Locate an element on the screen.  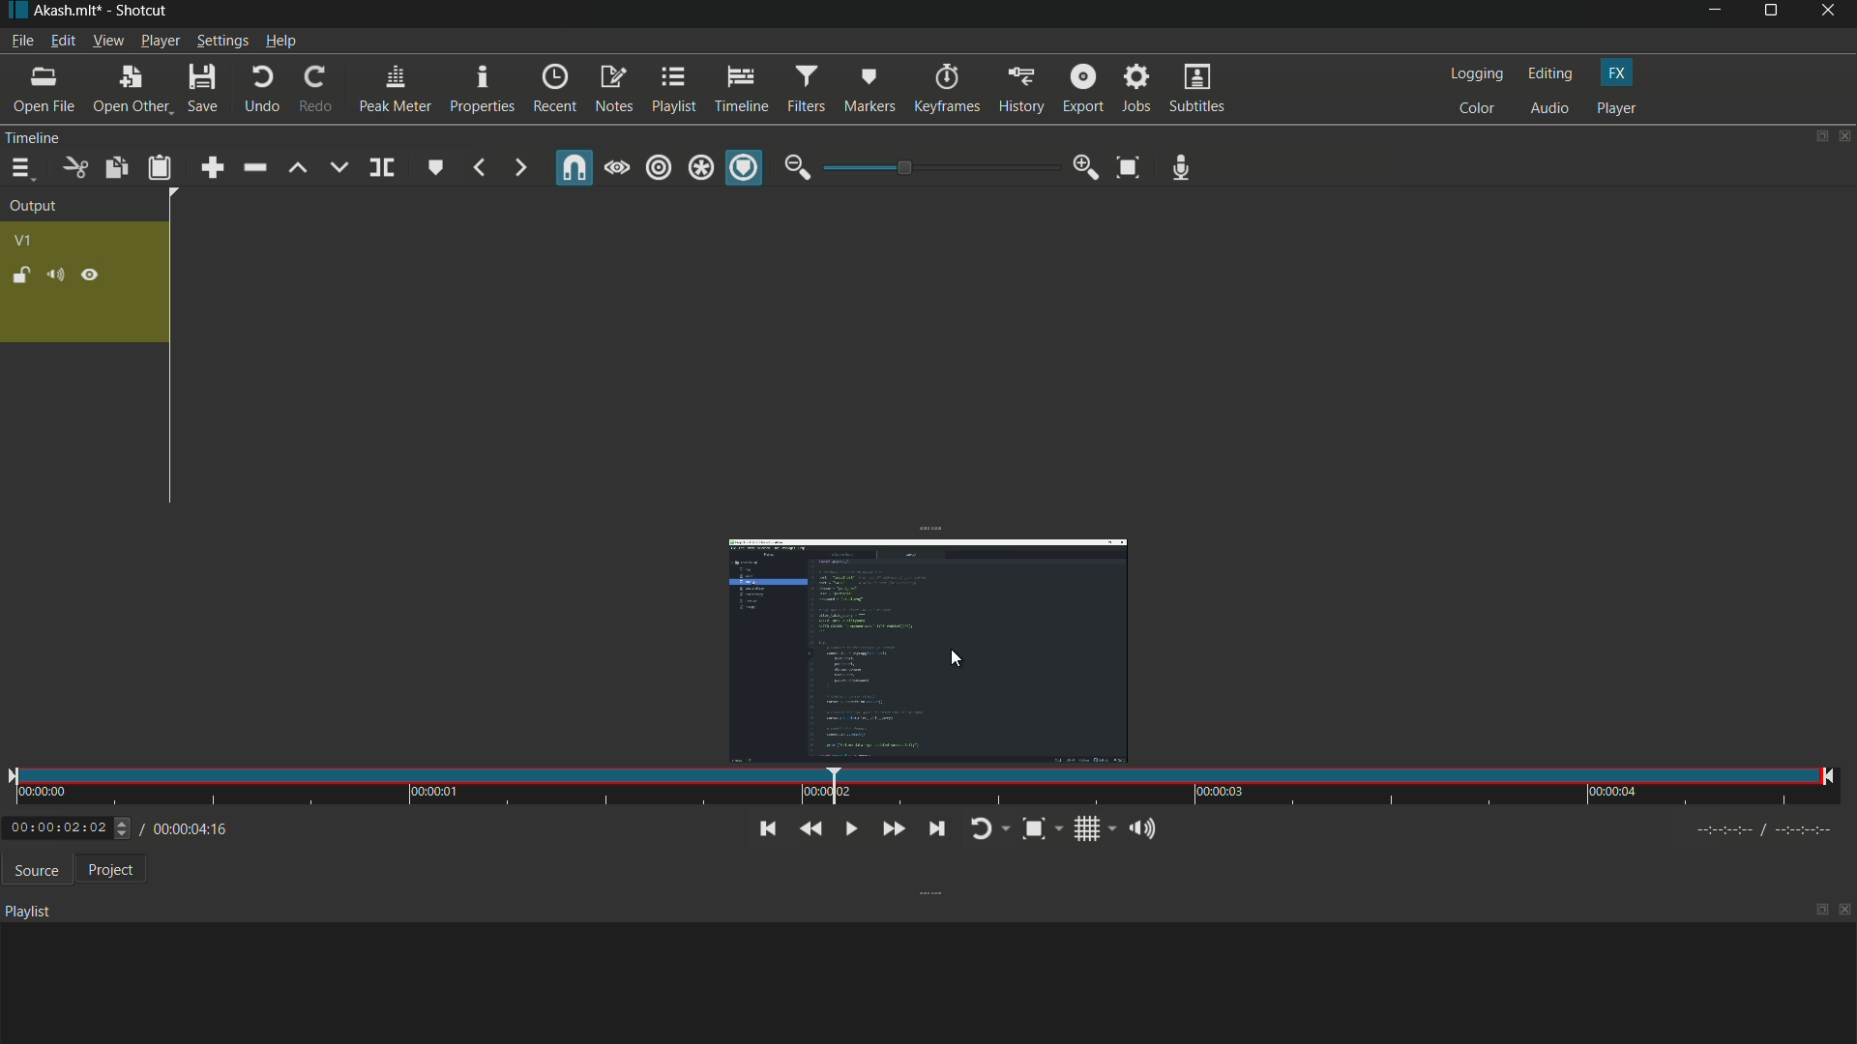
close timeline is located at coordinates (1845, 136).